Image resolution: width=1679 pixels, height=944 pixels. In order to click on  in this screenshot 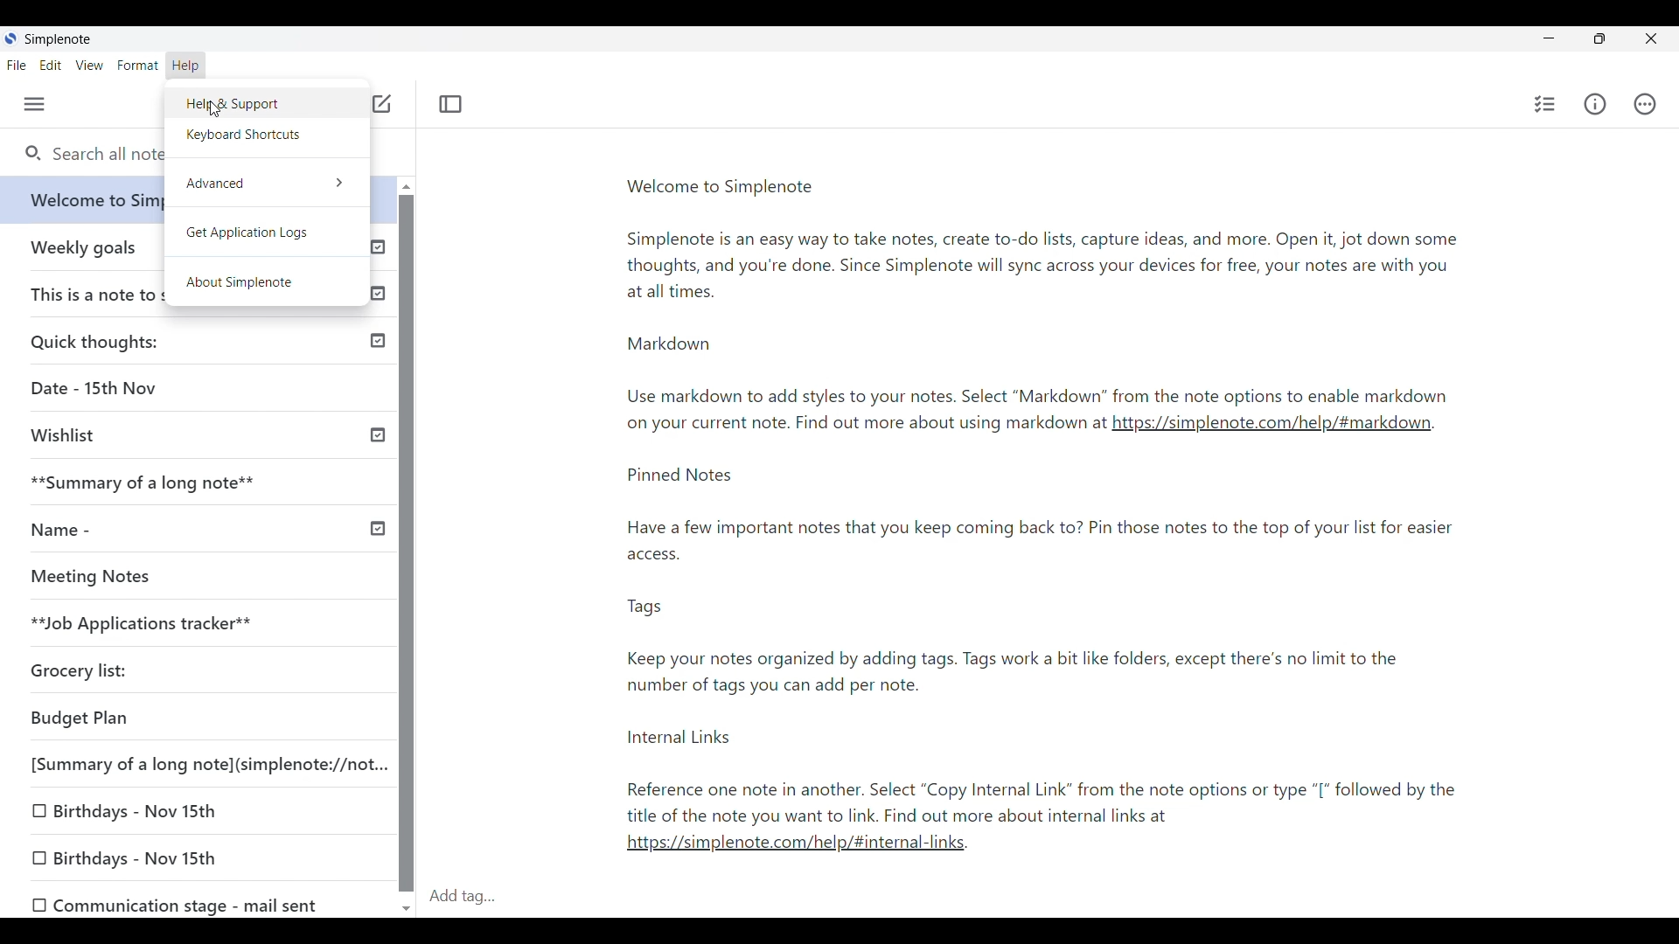, I will do `click(377, 529)`.